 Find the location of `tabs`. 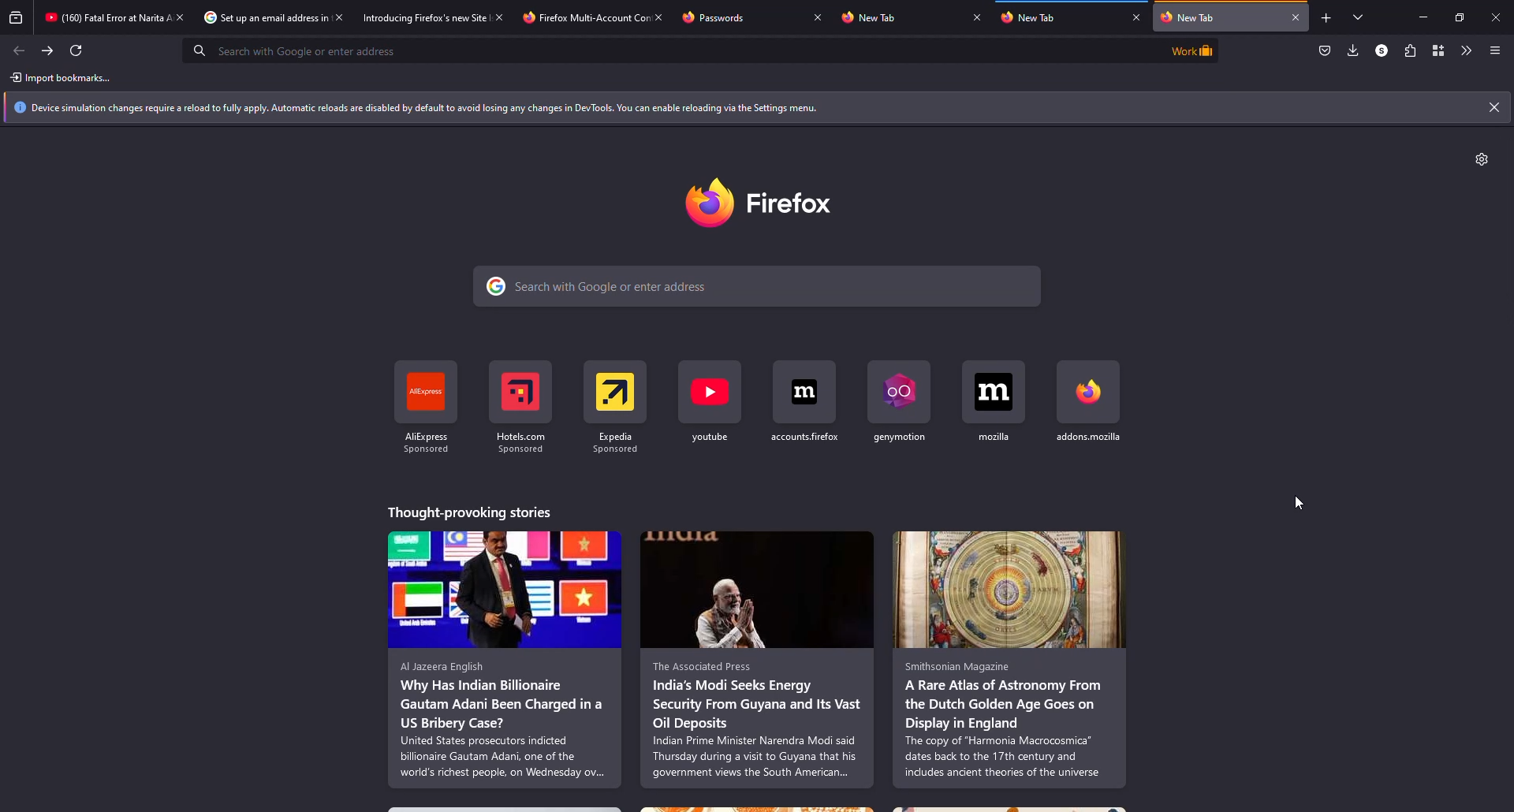

tabs is located at coordinates (1359, 19).